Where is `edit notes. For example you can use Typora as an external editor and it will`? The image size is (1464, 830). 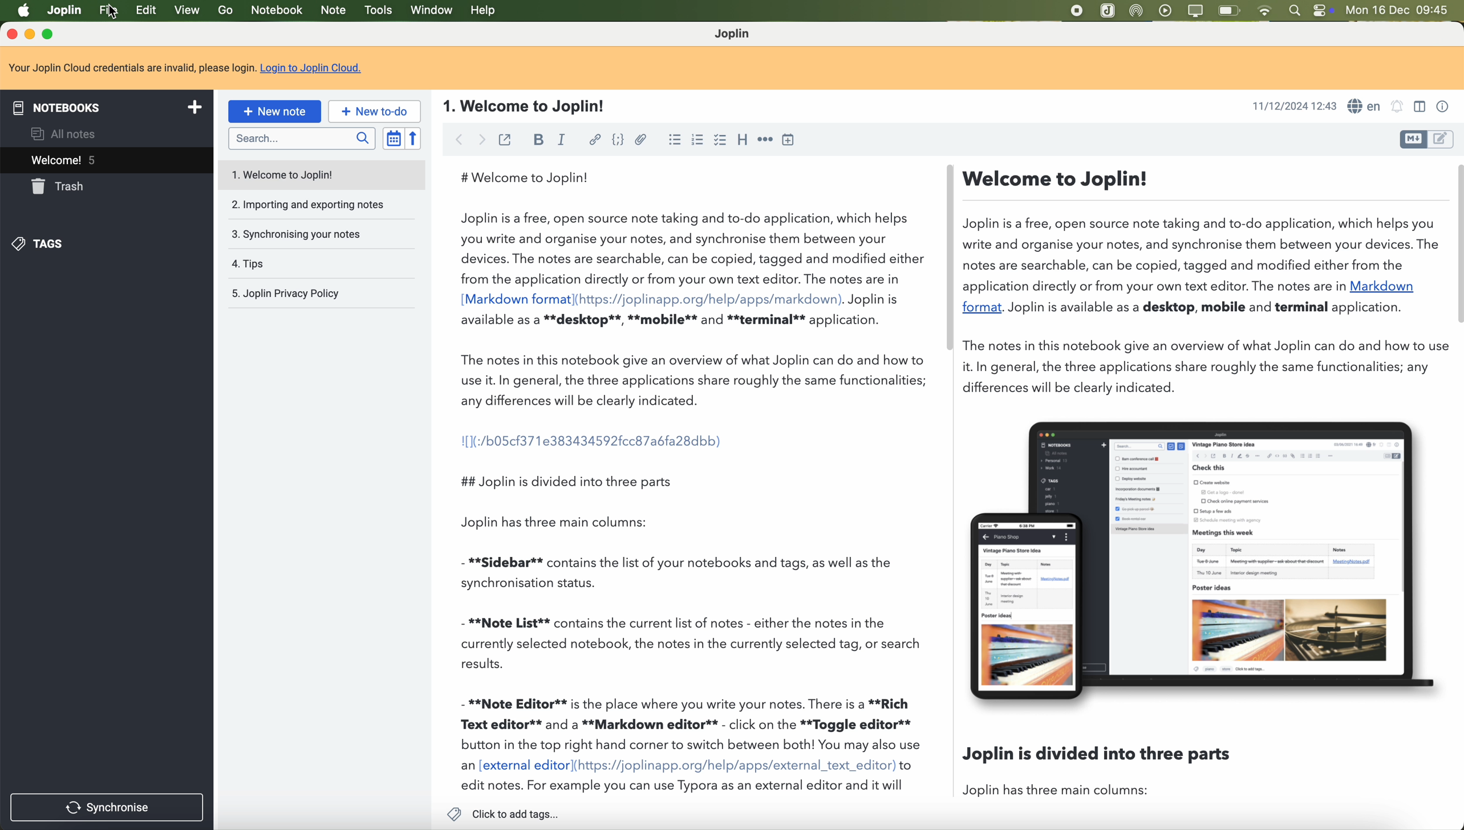 edit notes. For example you can use Typora as an external editor and it will is located at coordinates (684, 787).